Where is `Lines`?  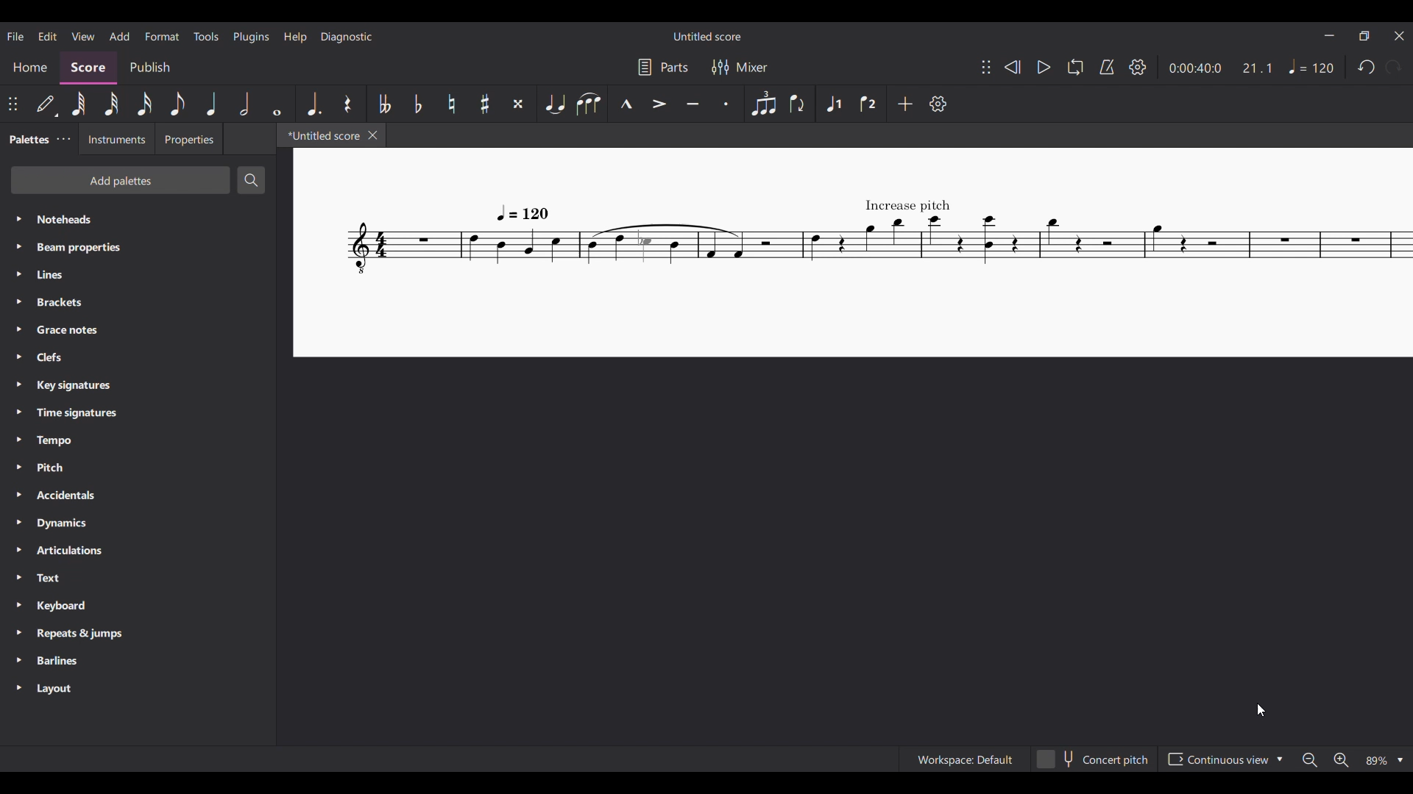
Lines is located at coordinates (139, 275).